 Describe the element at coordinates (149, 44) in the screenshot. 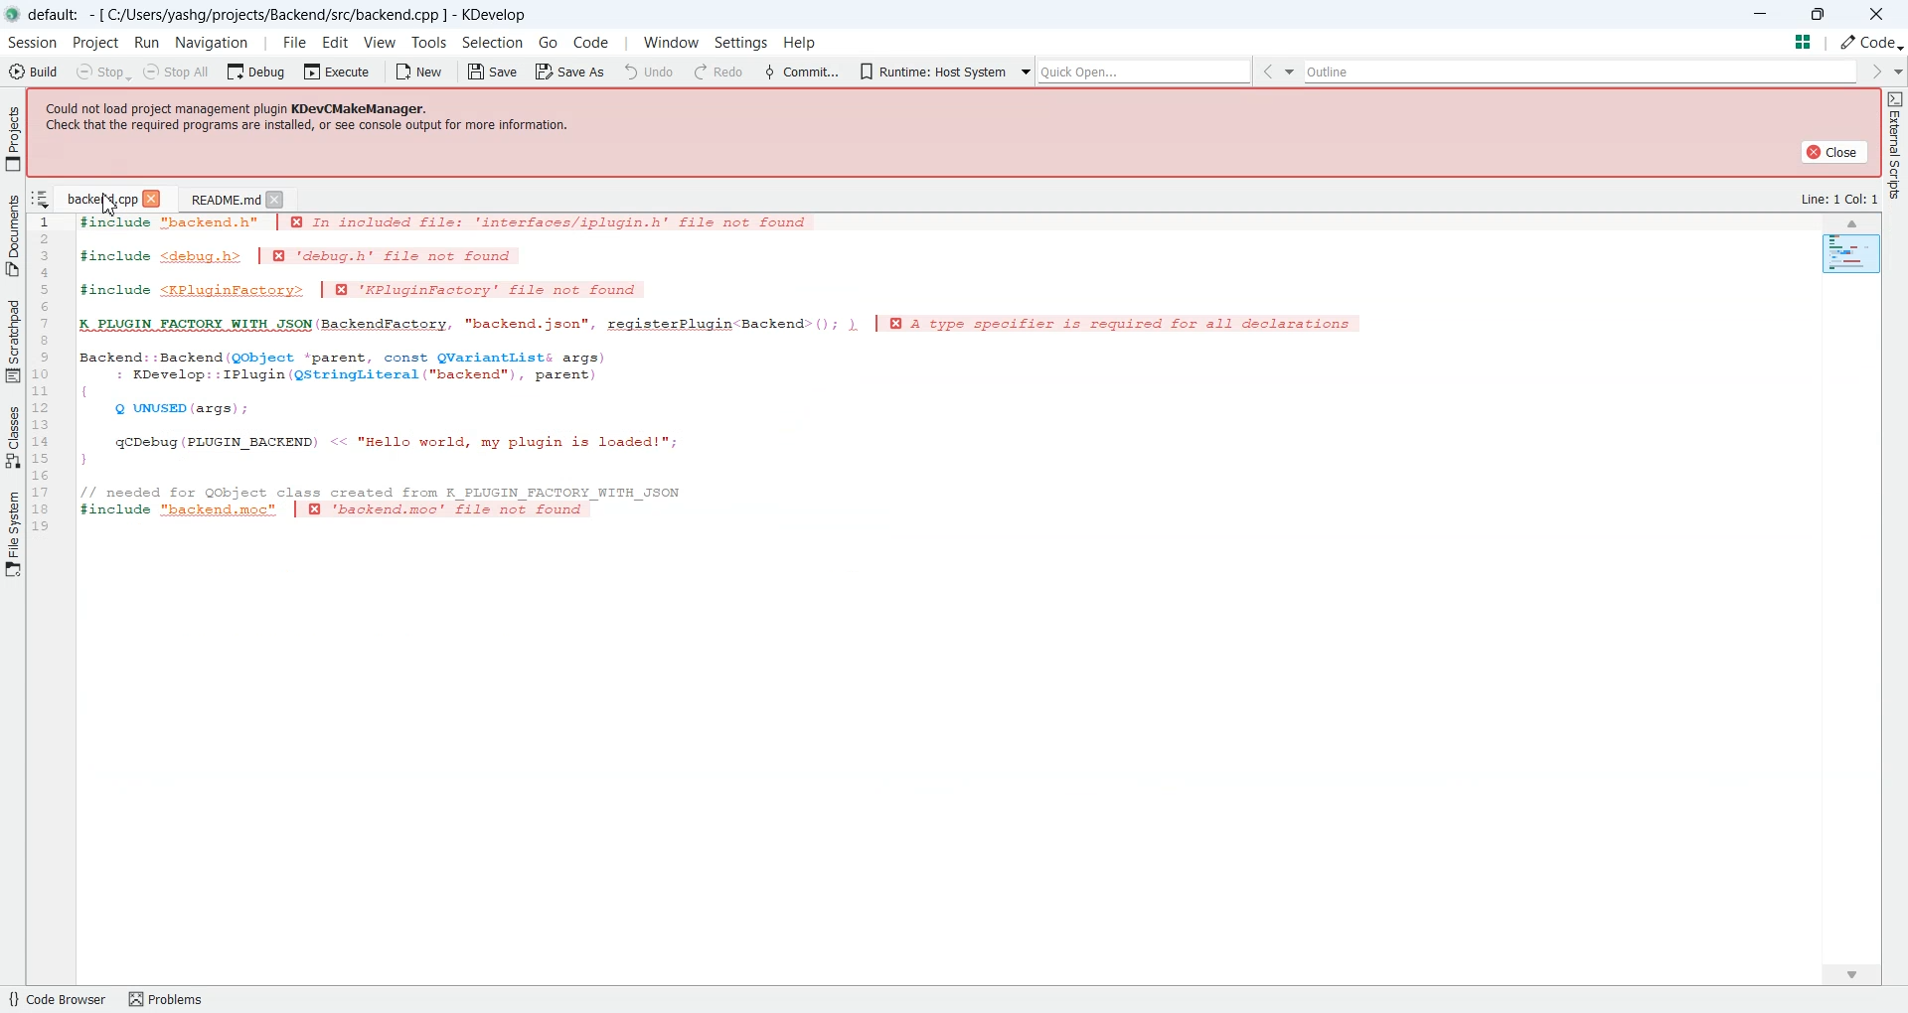

I see `Run` at that location.